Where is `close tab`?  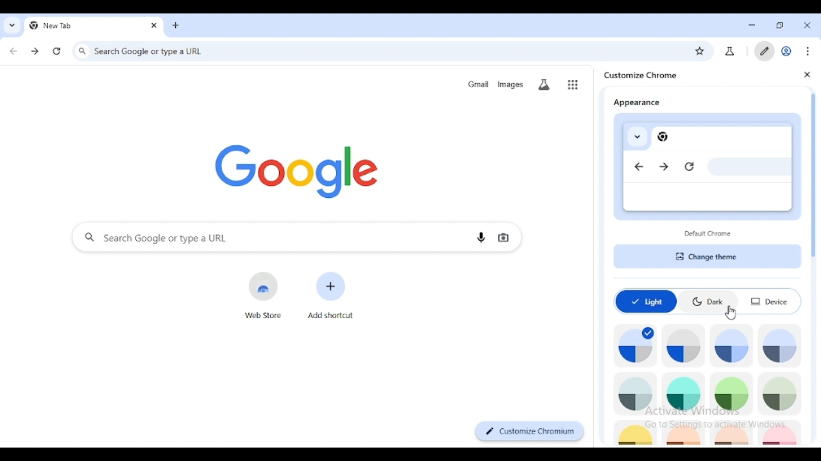
close tab is located at coordinates (154, 25).